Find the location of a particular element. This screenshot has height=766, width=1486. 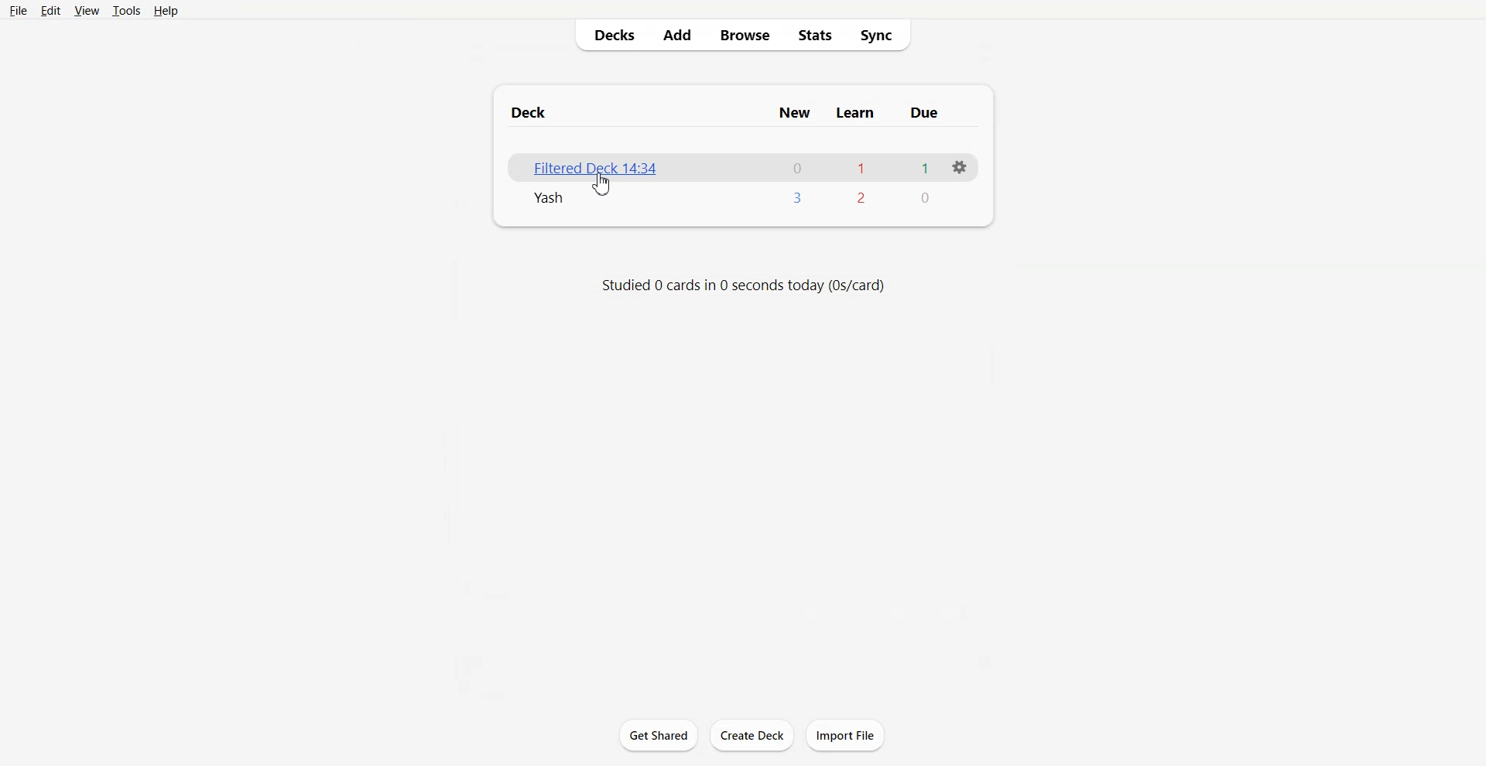

1 is located at coordinates (926, 167).